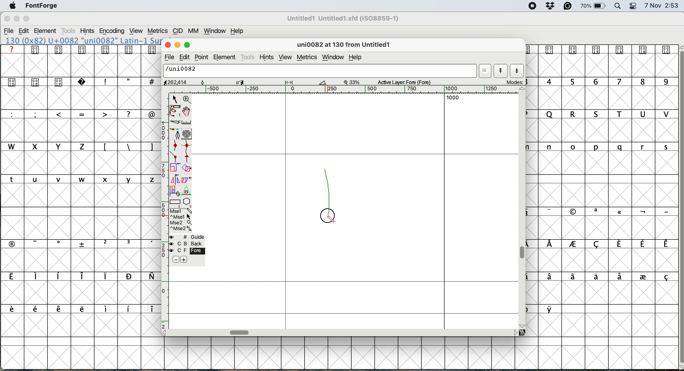  Describe the element at coordinates (236, 31) in the screenshot. I see `help` at that location.